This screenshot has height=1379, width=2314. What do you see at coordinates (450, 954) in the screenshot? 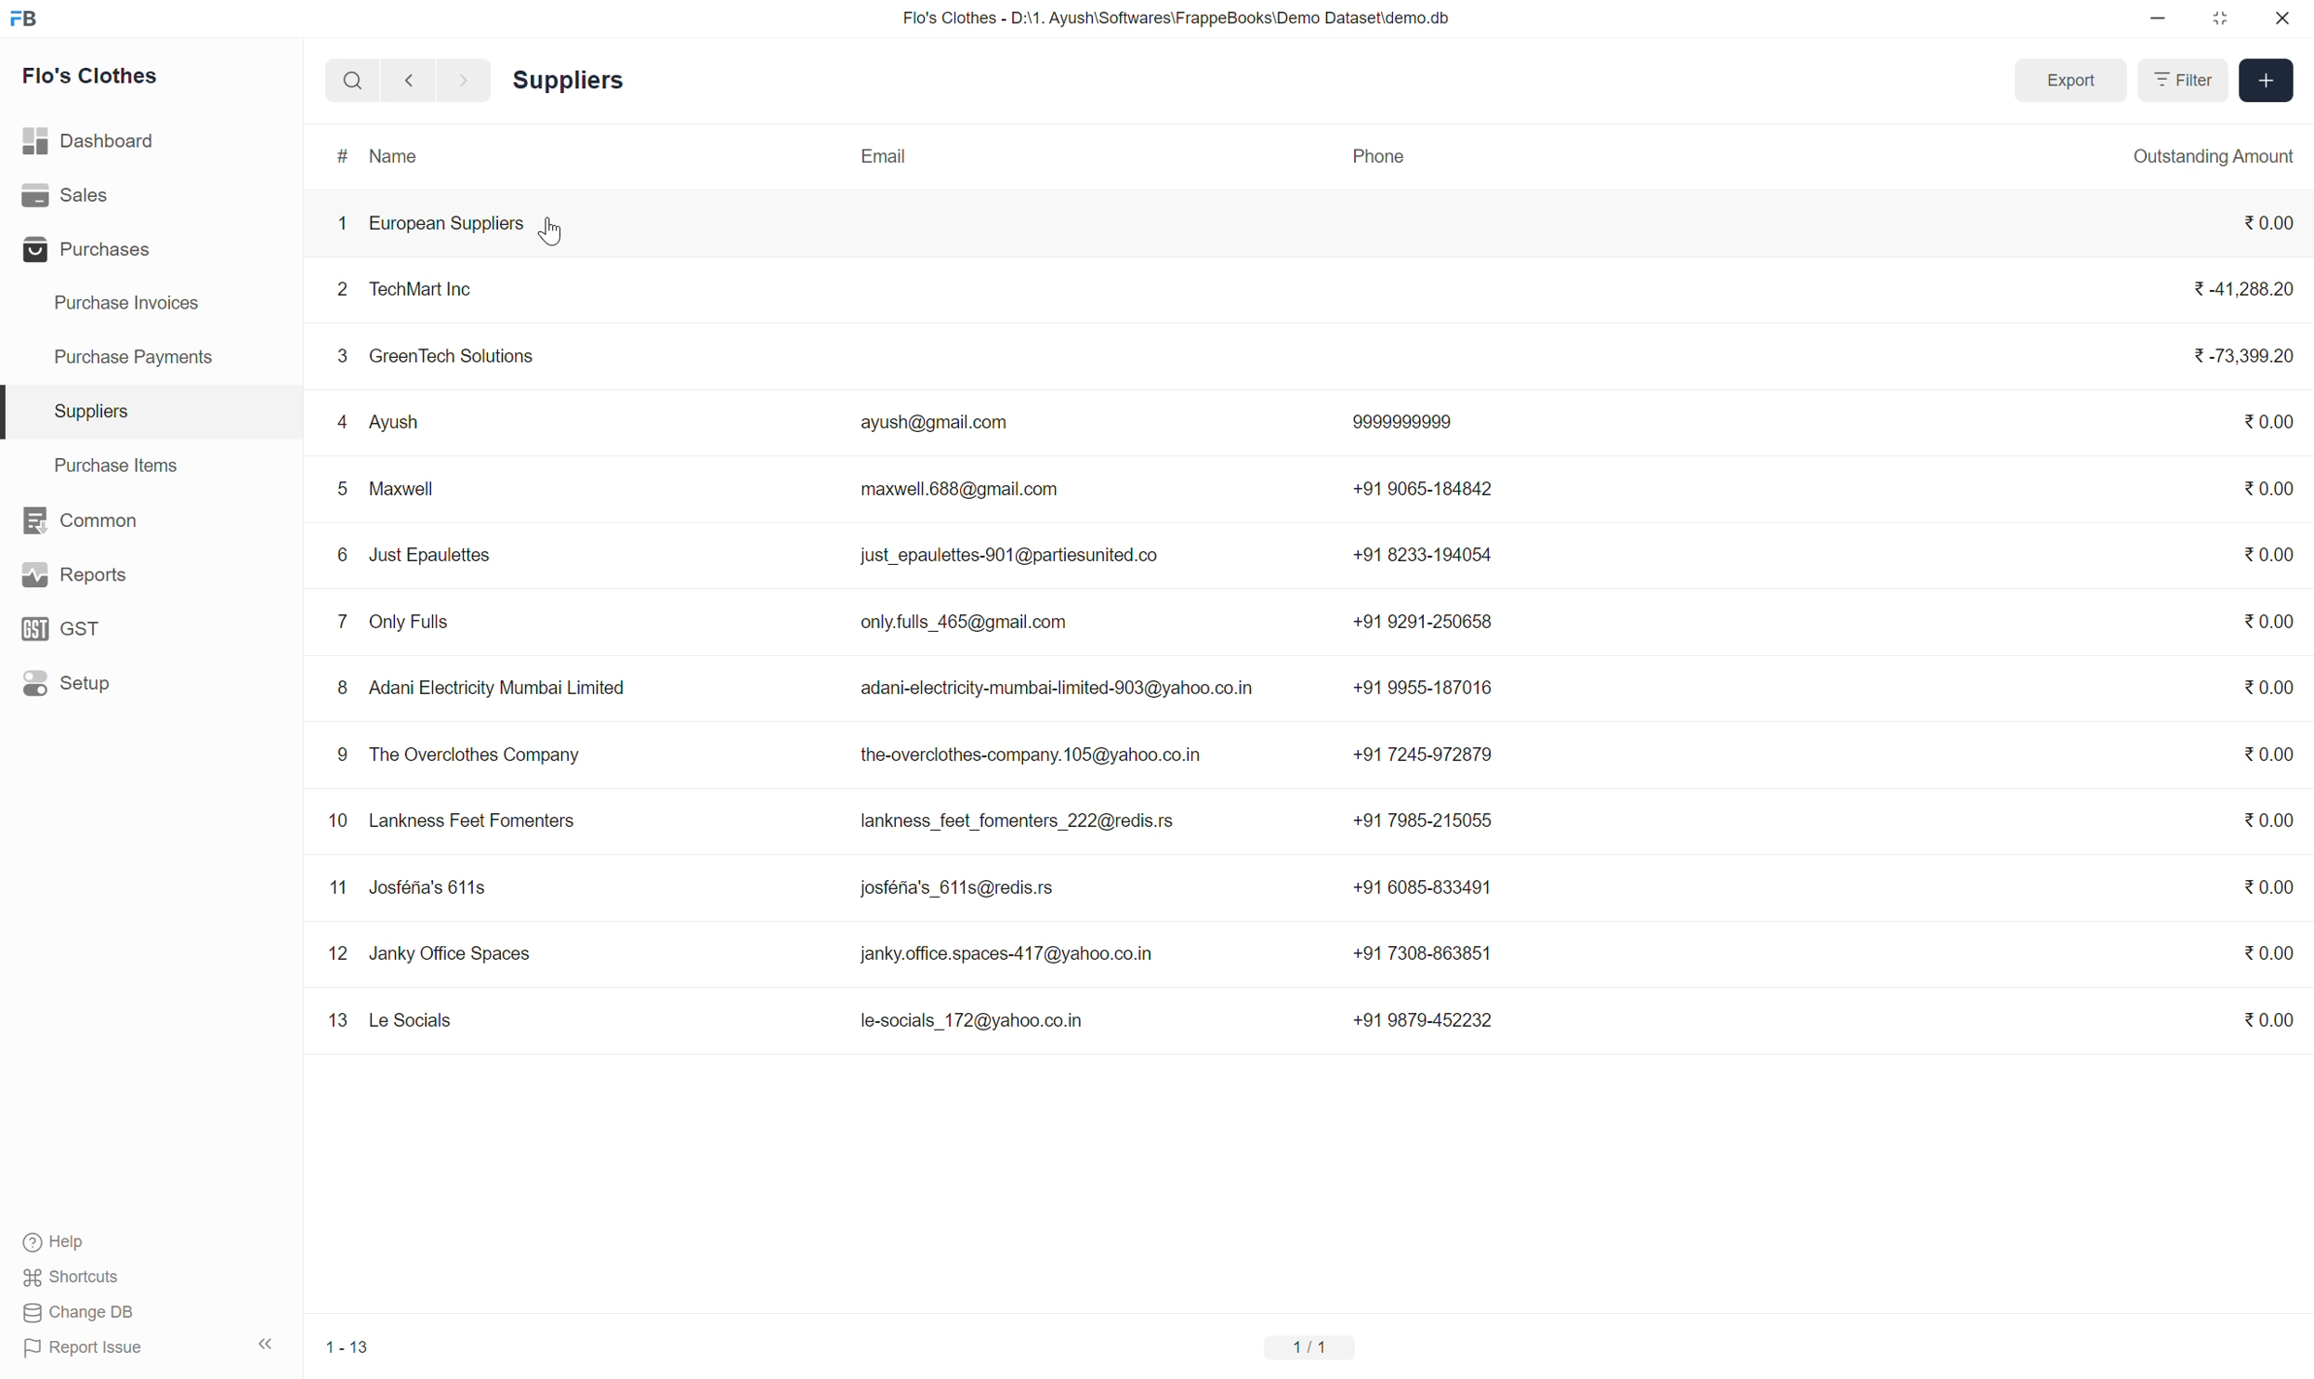
I see `Janky Office Spaces` at bounding box center [450, 954].